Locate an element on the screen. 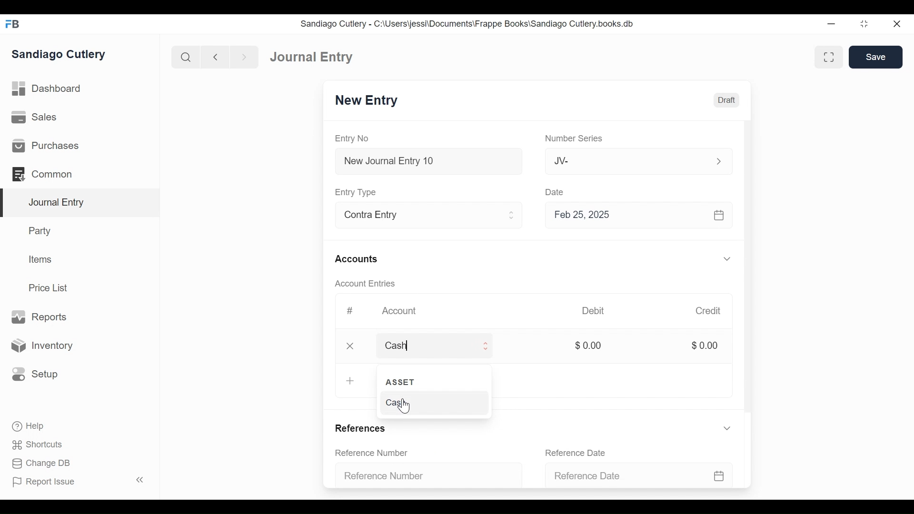 This screenshot has width=914, height=514. Journal Entry is located at coordinates (313, 58).